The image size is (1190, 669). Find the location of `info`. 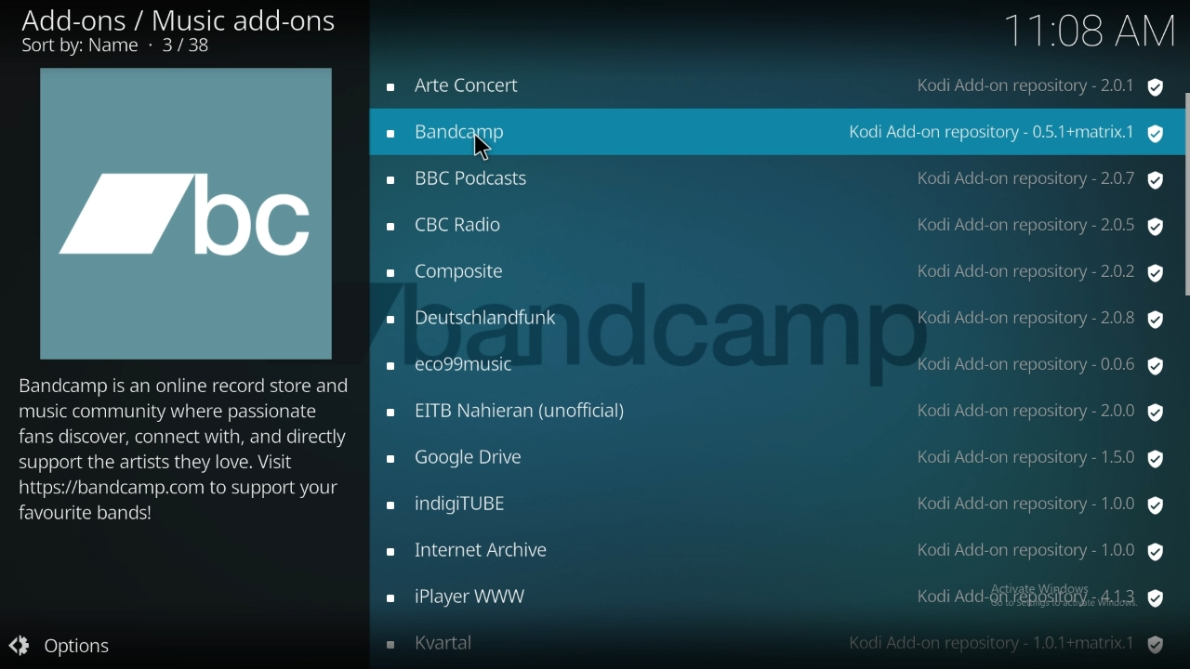

info is located at coordinates (185, 448).